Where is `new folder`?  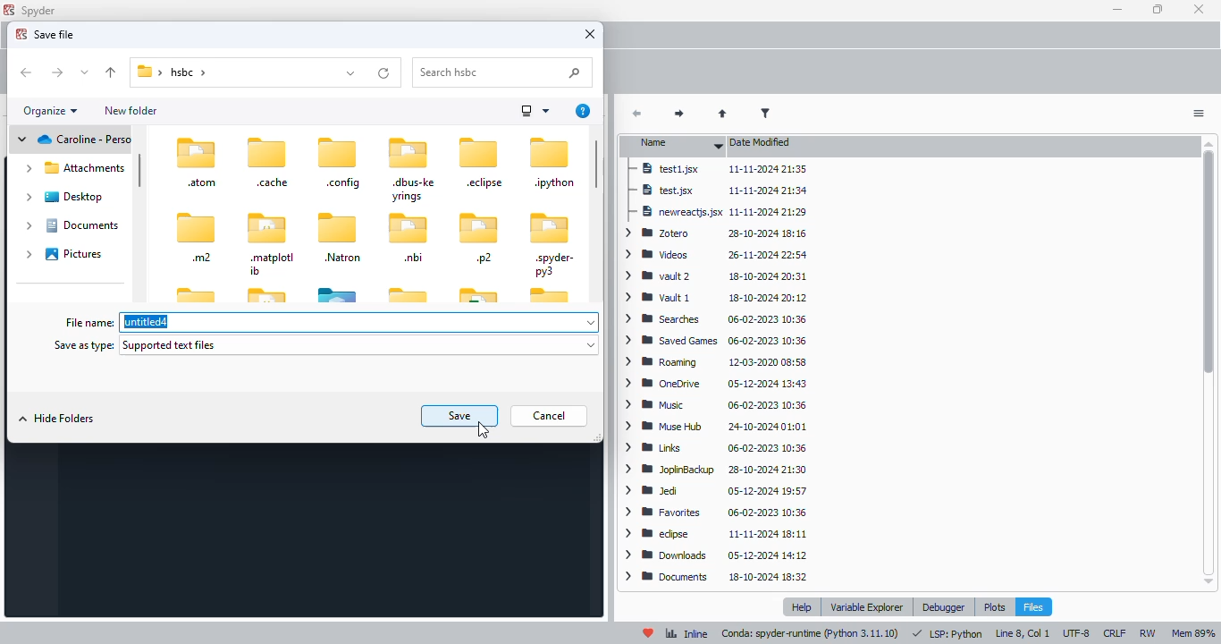
new folder is located at coordinates (131, 110).